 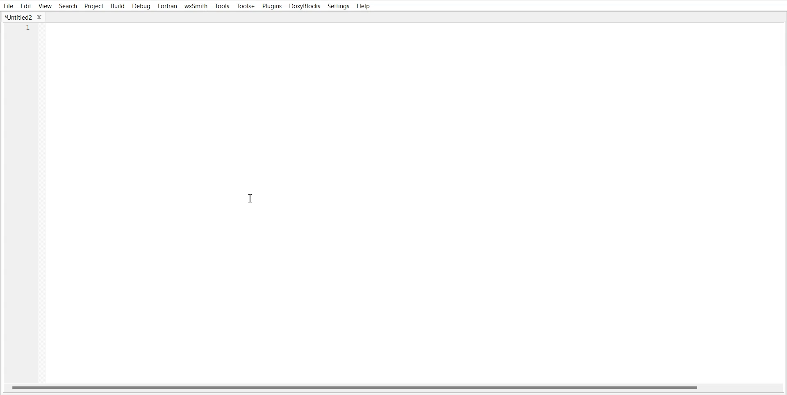 What do you see at coordinates (45, 6) in the screenshot?
I see `View` at bounding box center [45, 6].